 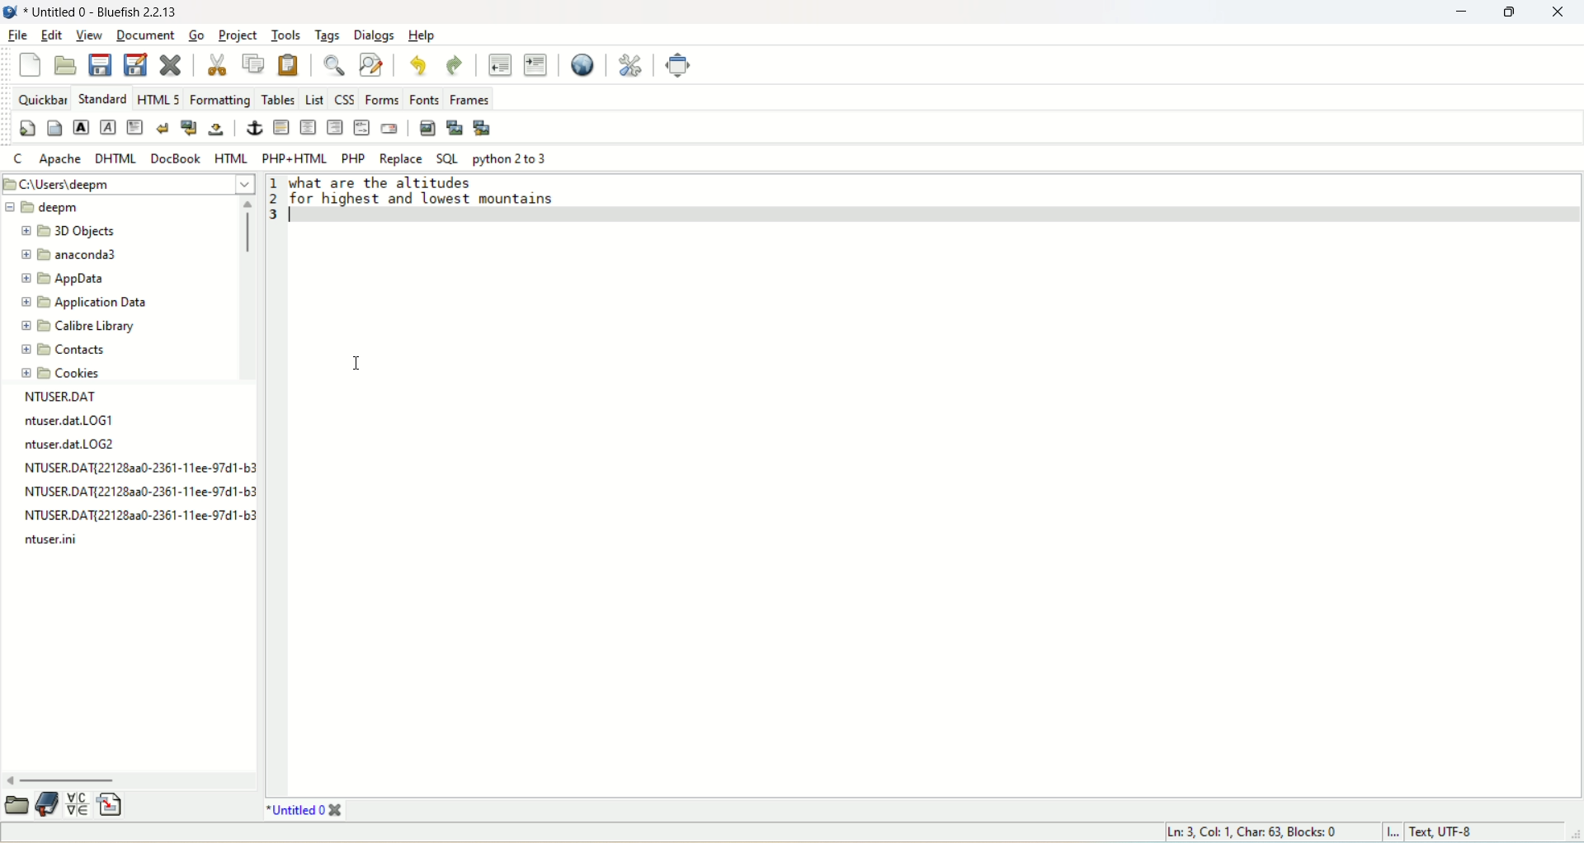 What do you see at coordinates (172, 64) in the screenshot?
I see `close current file` at bounding box center [172, 64].